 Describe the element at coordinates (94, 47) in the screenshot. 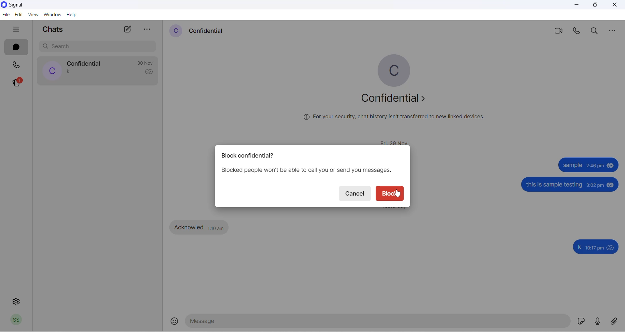

I see `search chat` at that location.